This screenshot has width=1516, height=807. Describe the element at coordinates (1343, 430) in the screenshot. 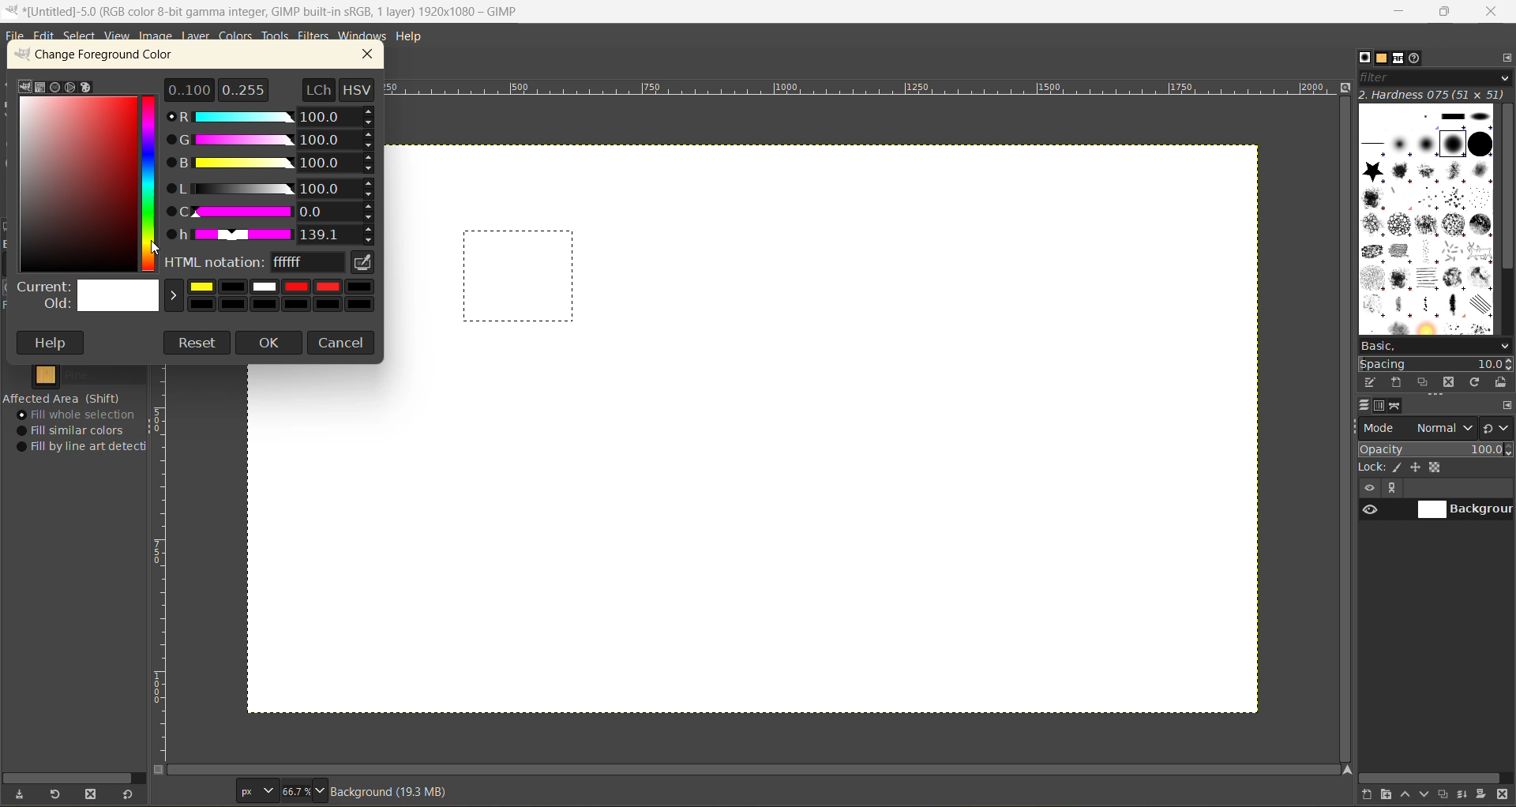

I see `vertical scroll bar` at that location.